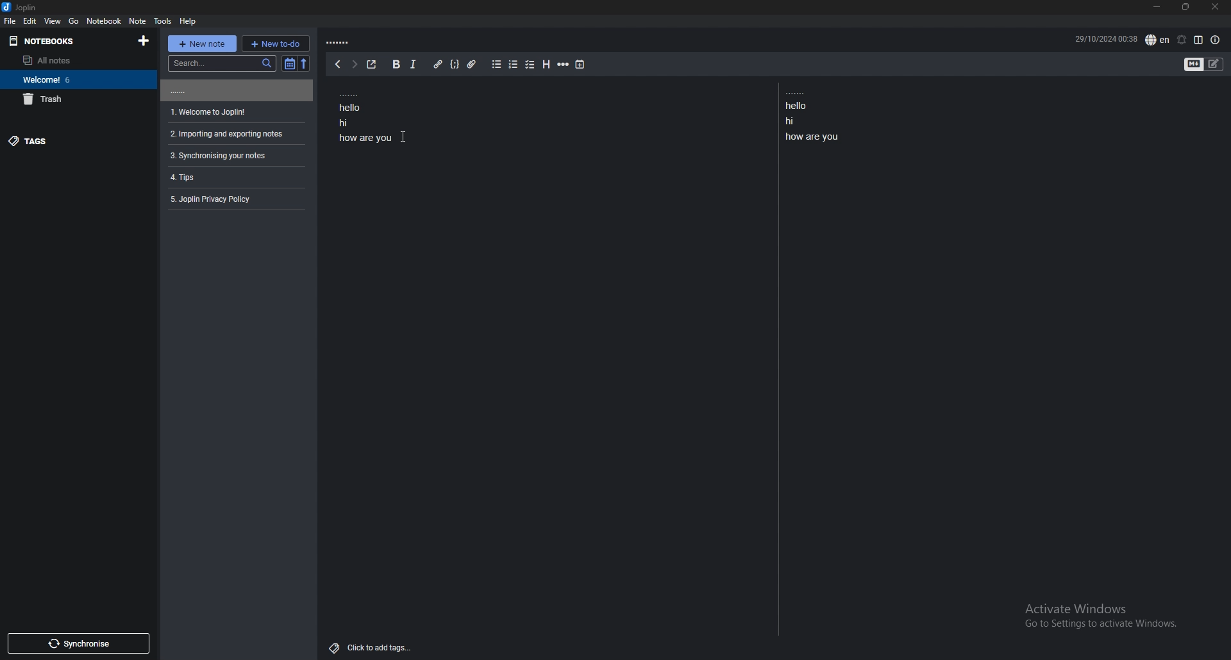 This screenshot has height=660, width=1231. What do you see at coordinates (105, 21) in the screenshot?
I see `notebook` at bounding box center [105, 21].